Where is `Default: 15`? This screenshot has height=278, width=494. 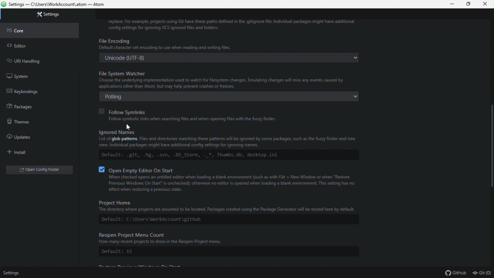 Default: 15 is located at coordinates (124, 252).